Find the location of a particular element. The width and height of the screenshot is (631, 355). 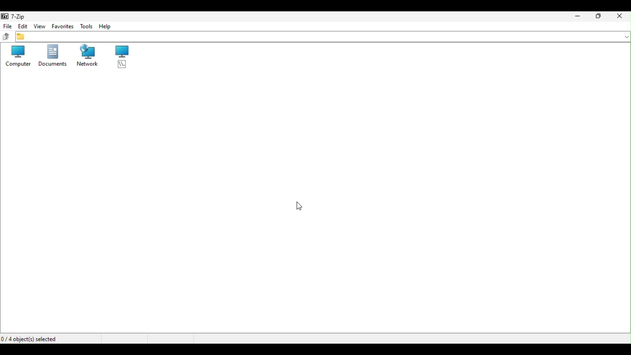

Documents is located at coordinates (51, 55).